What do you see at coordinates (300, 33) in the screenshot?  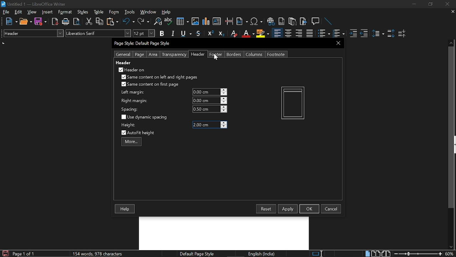 I see `Align right` at bounding box center [300, 33].